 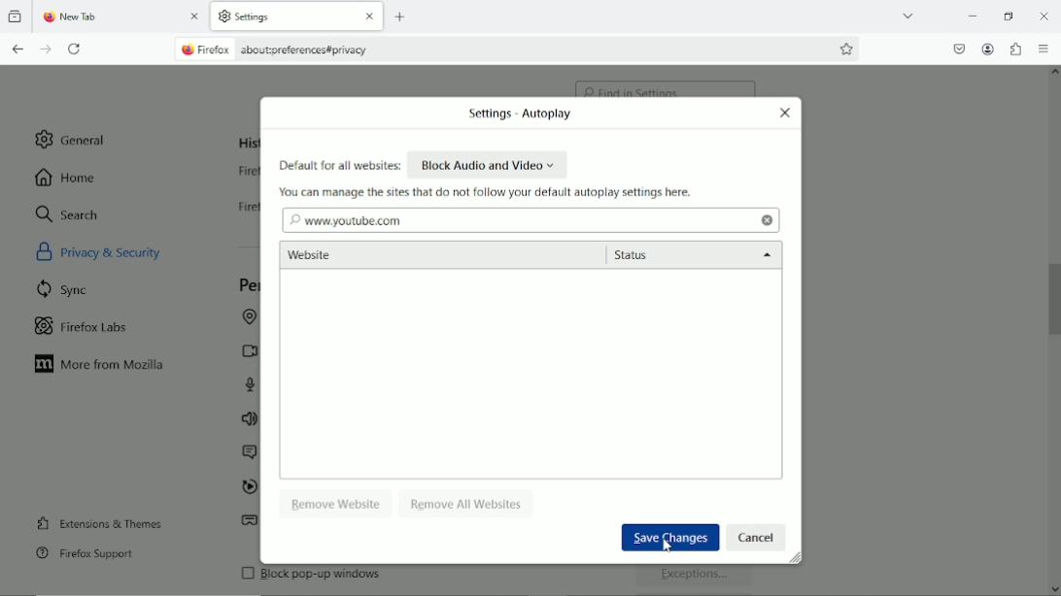 I want to click on firefox will remember you browsing, download, form and search history., so click(x=248, y=212).